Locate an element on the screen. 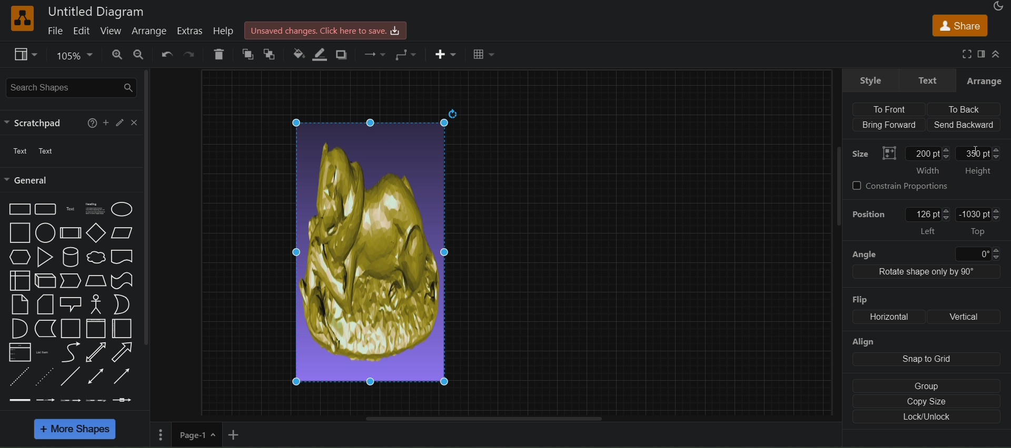 The image size is (1011, 448). waypoints is located at coordinates (373, 55).